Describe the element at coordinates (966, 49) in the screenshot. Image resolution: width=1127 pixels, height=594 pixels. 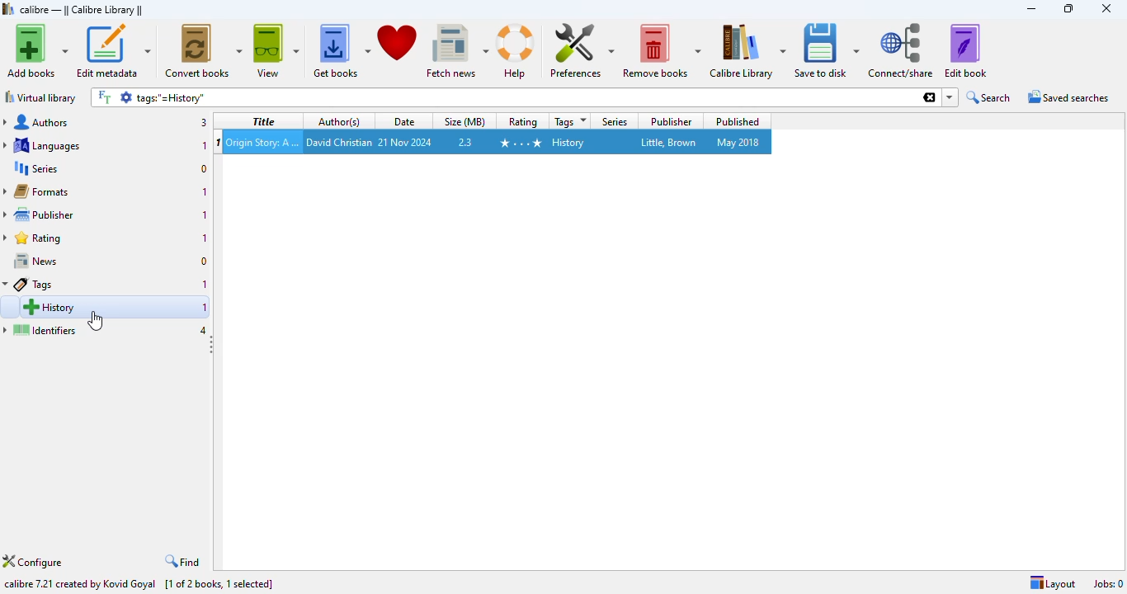
I see `edit book` at that location.